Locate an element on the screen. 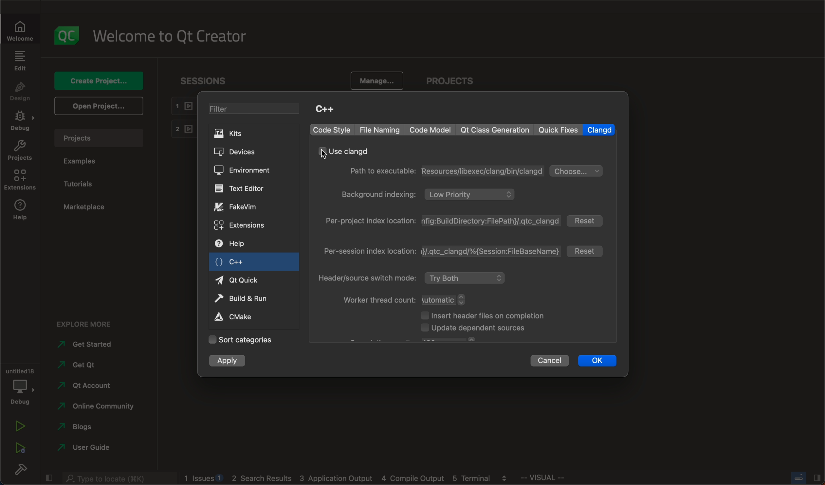 This screenshot has height=485, width=825. sessions is located at coordinates (201, 80).